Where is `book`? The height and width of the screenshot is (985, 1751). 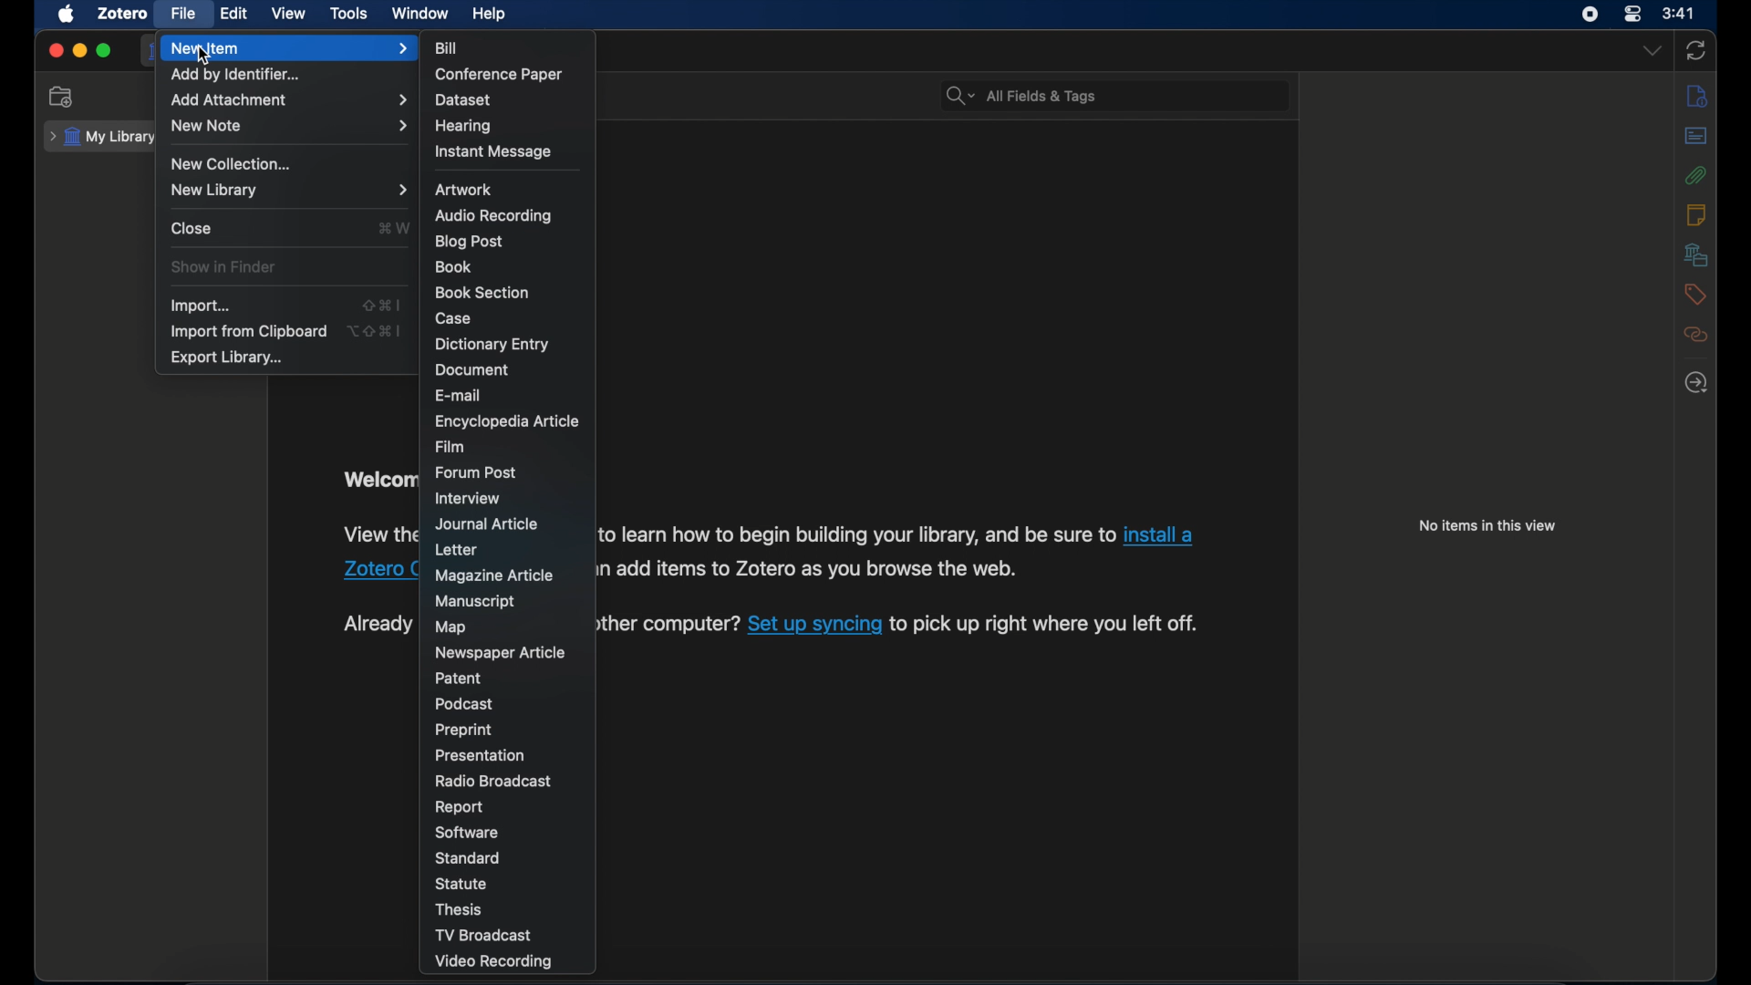
book is located at coordinates (454, 266).